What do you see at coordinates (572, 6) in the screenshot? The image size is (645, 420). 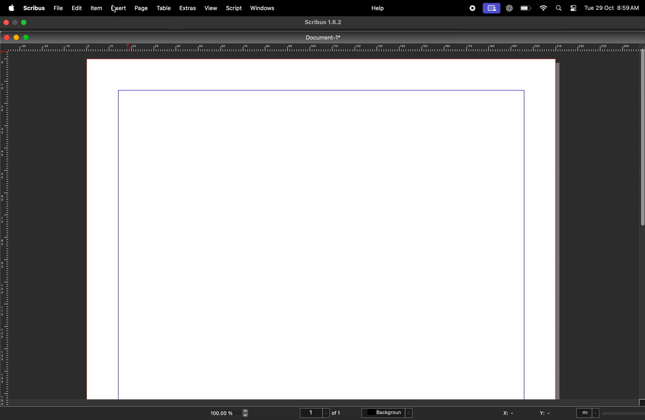 I see `toggle` at bounding box center [572, 6].